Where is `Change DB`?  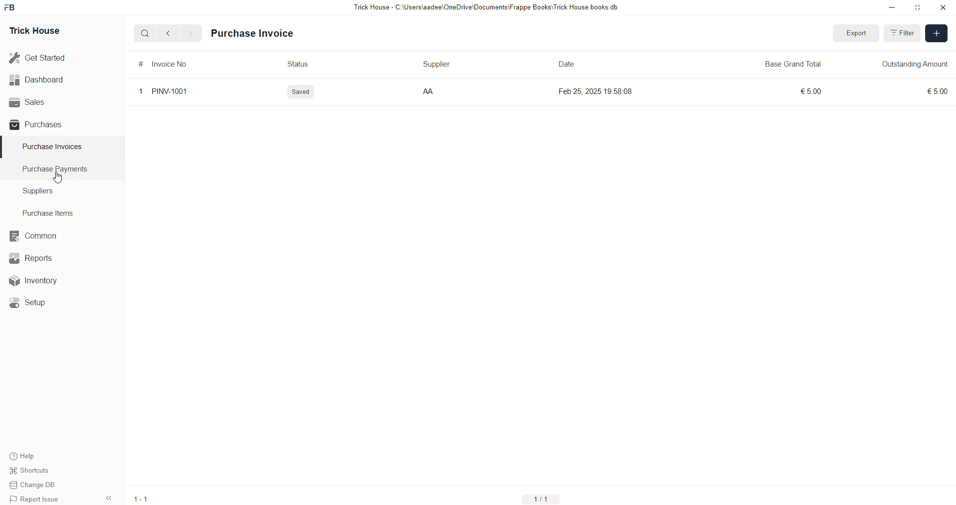
Change DB is located at coordinates (38, 486).